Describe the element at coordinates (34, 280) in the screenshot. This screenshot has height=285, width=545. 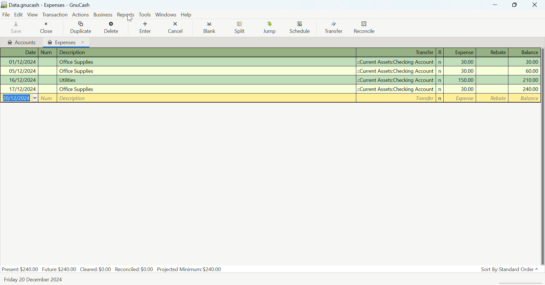
I see `Friday 20 December 2024` at that location.